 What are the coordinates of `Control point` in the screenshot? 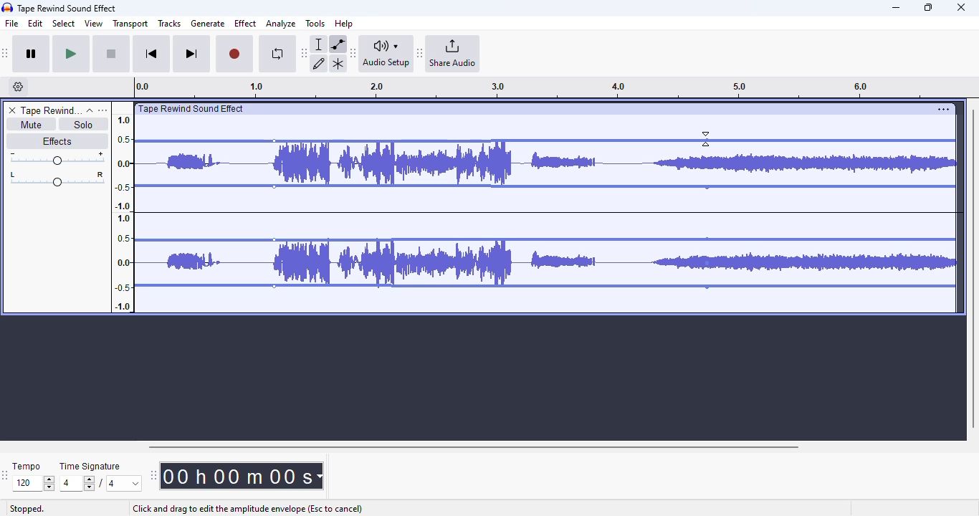 It's located at (274, 186).